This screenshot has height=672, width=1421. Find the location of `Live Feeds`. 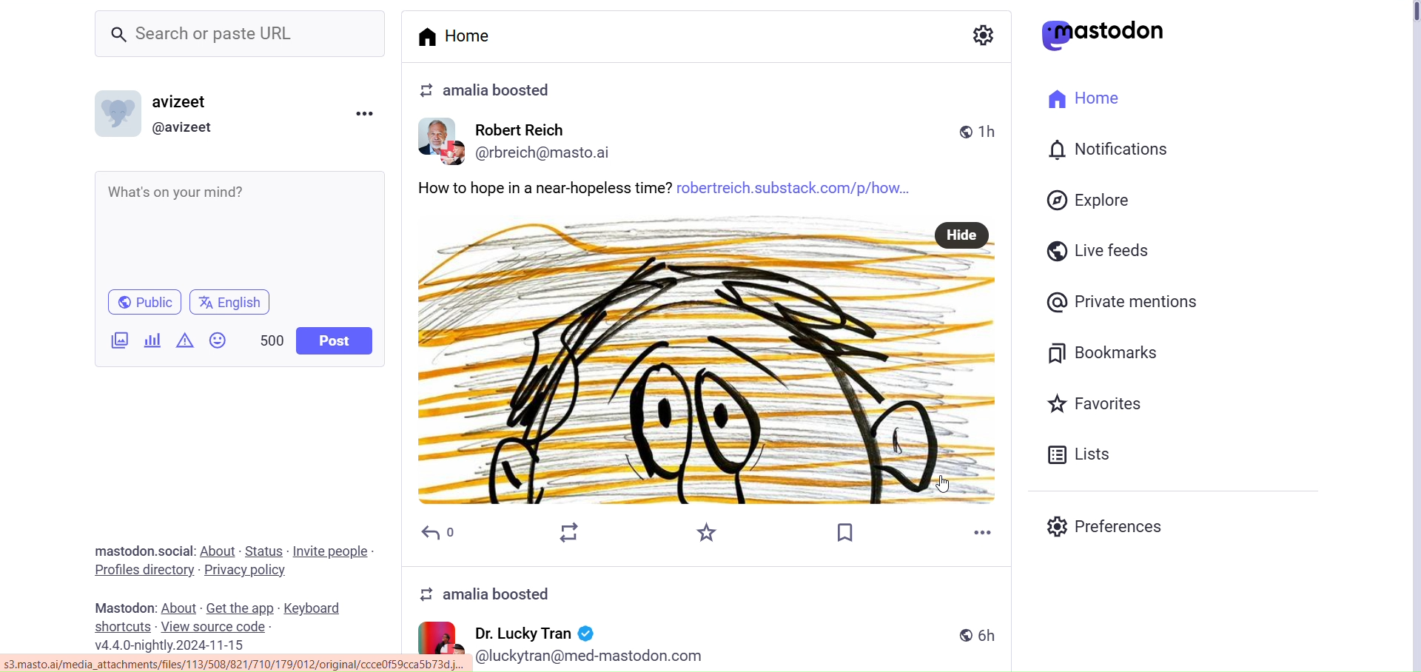

Live Feeds is located at coordinates (1101, 249).